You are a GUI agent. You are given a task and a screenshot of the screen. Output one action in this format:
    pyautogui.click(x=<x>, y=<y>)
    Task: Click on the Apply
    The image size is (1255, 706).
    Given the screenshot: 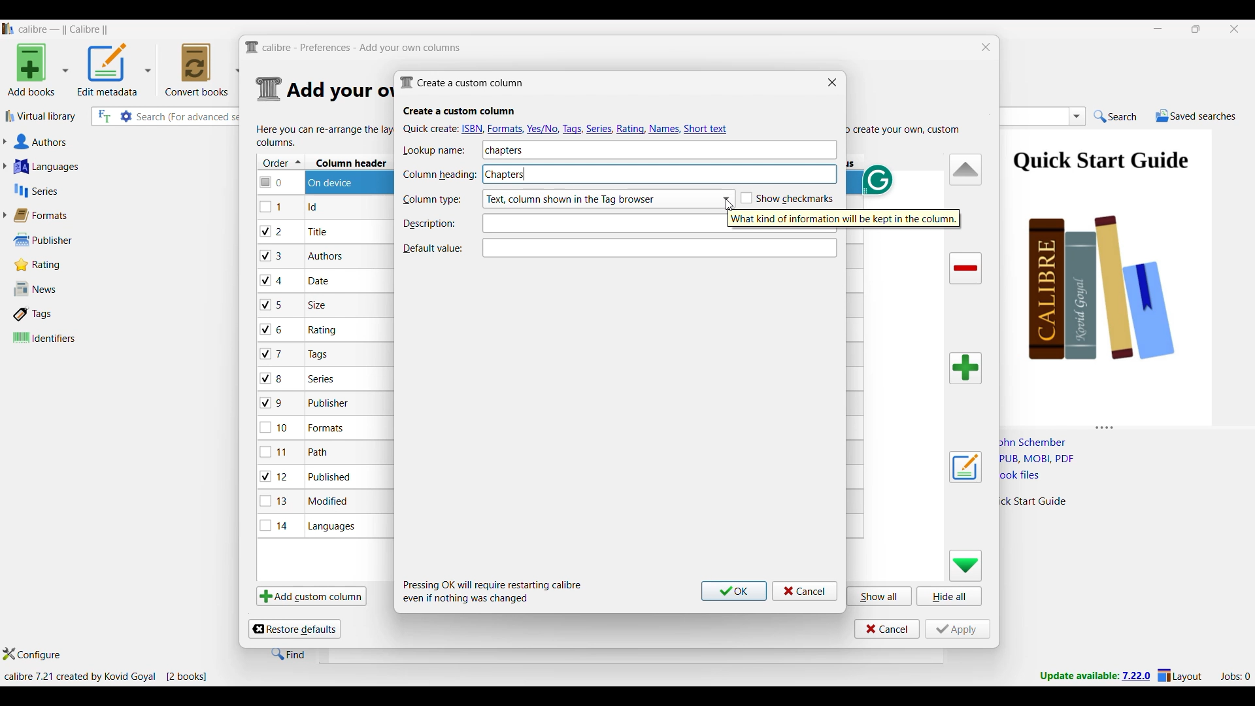 What is the action you would take?
    pyautogui.click(x=958, y=629)
    